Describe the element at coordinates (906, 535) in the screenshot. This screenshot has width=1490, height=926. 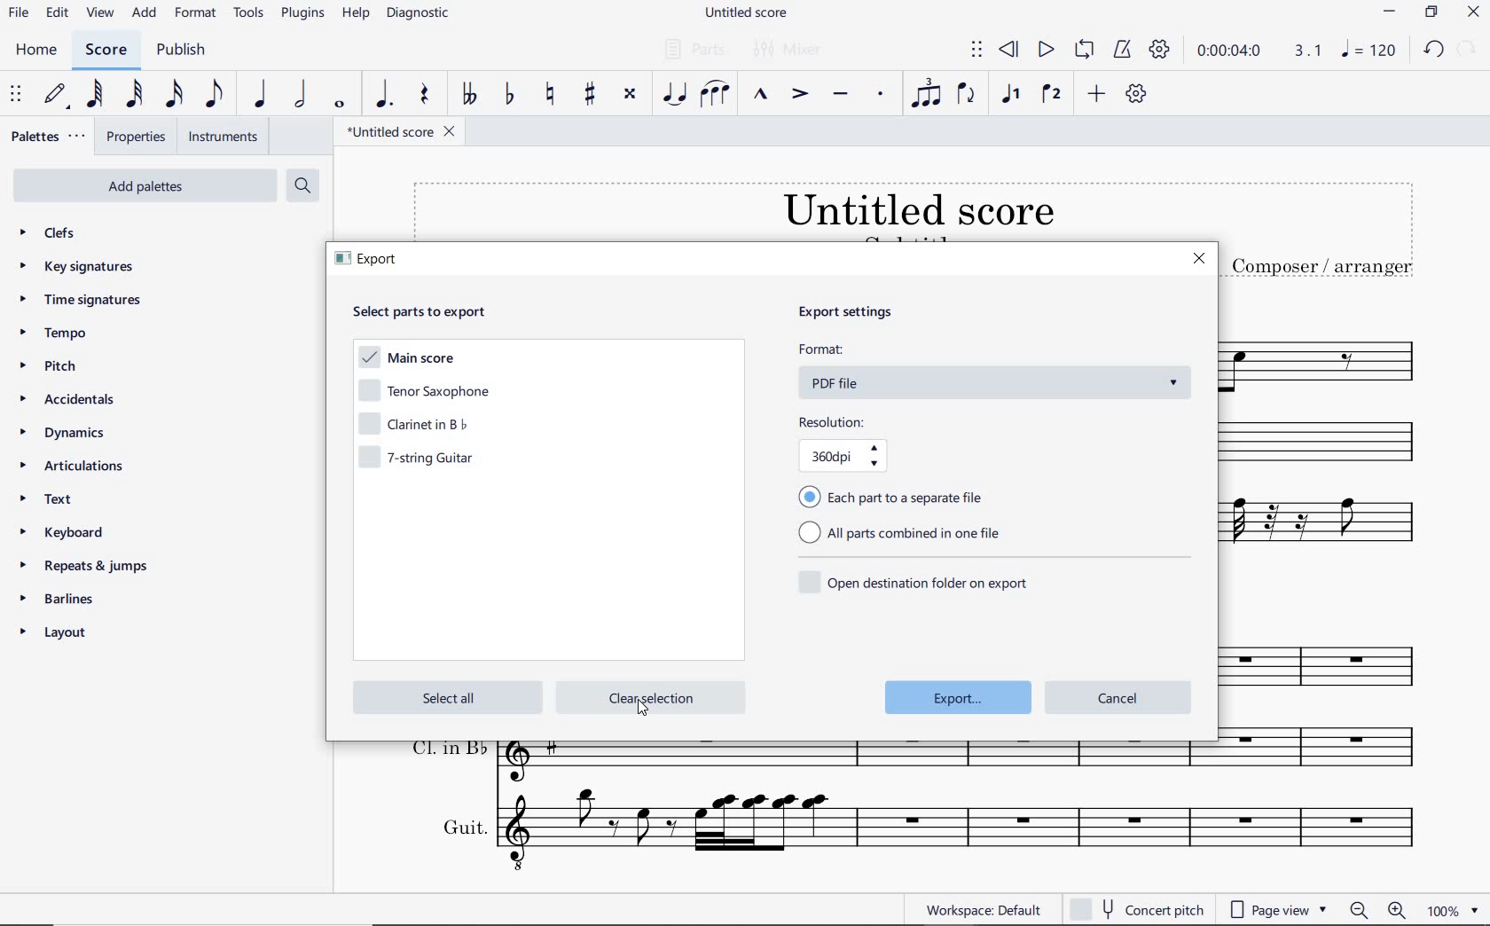
I see `all parts combined in one file` at that location.